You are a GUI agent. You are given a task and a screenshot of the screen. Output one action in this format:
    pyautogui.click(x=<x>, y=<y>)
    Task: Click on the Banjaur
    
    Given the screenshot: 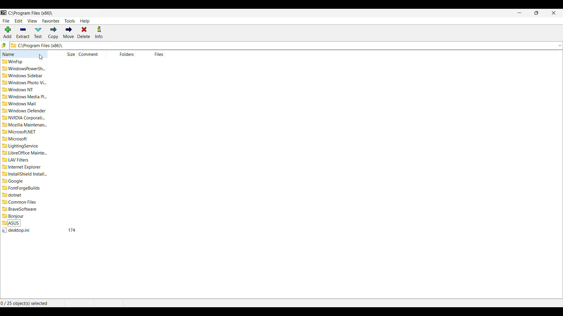 What is the action you would take?
    pyautogui.click(x=15, y=216)
    